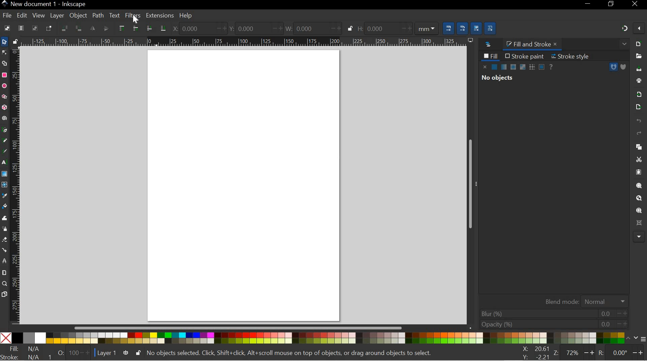 Image resolution: width=647 pixels, height=361 pixels. I want to click on SCALING RECTANGLES, so click(463, 26).